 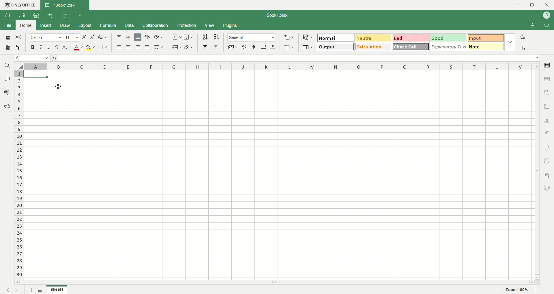 I want to click on cell setting, so click(x=547, y=65).